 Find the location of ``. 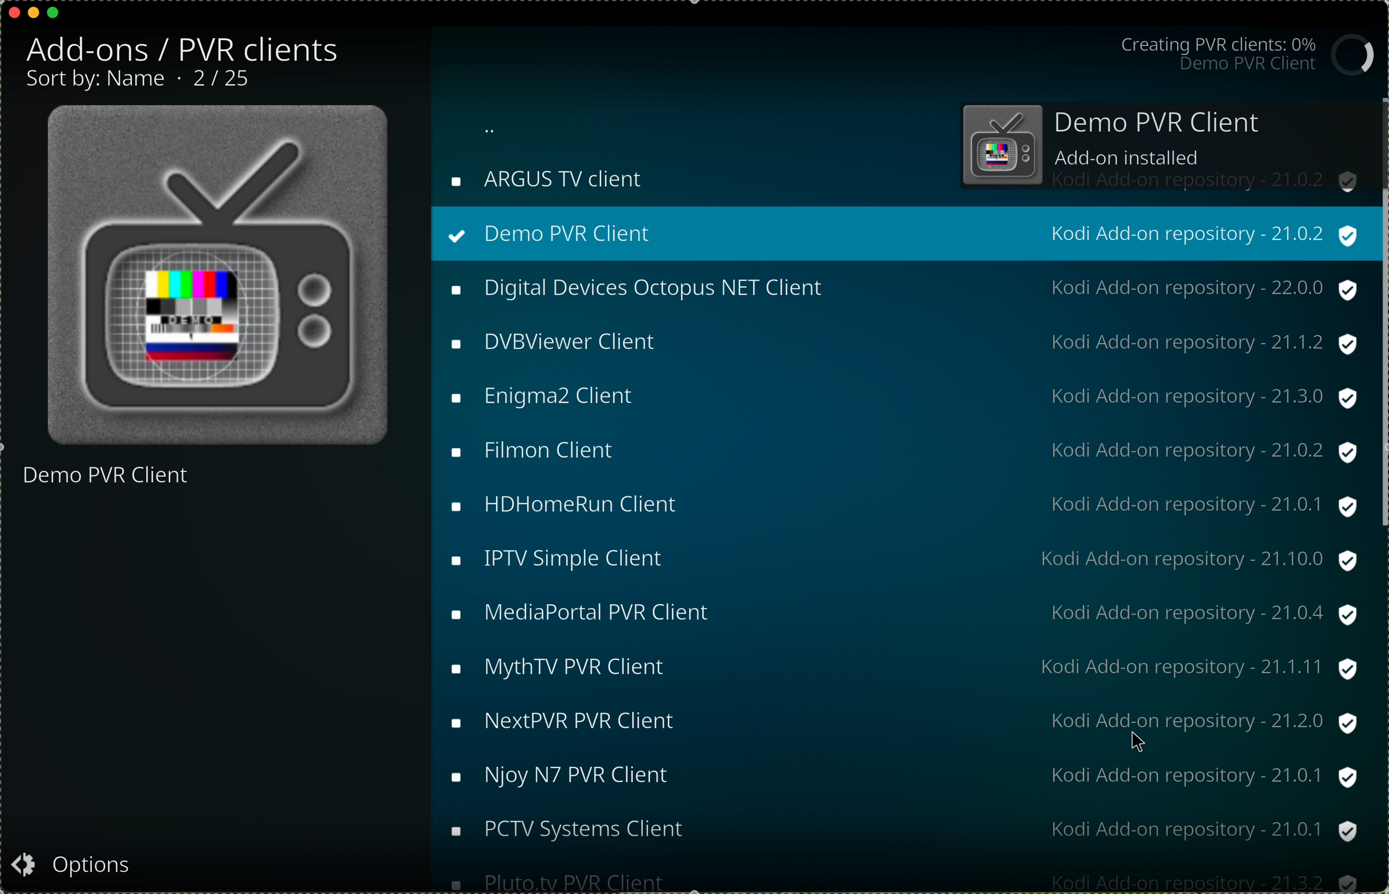

 is located at coordinates (899, 230).